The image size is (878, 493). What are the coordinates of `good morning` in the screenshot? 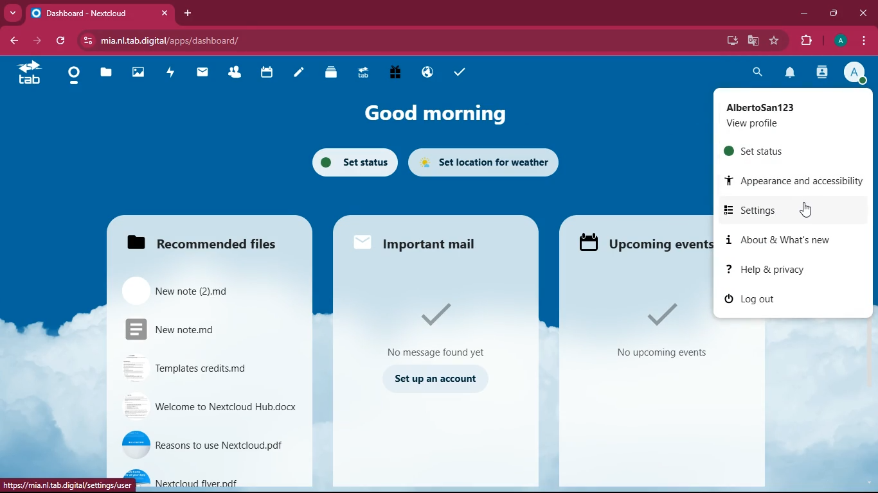 It's located at (441, 112).